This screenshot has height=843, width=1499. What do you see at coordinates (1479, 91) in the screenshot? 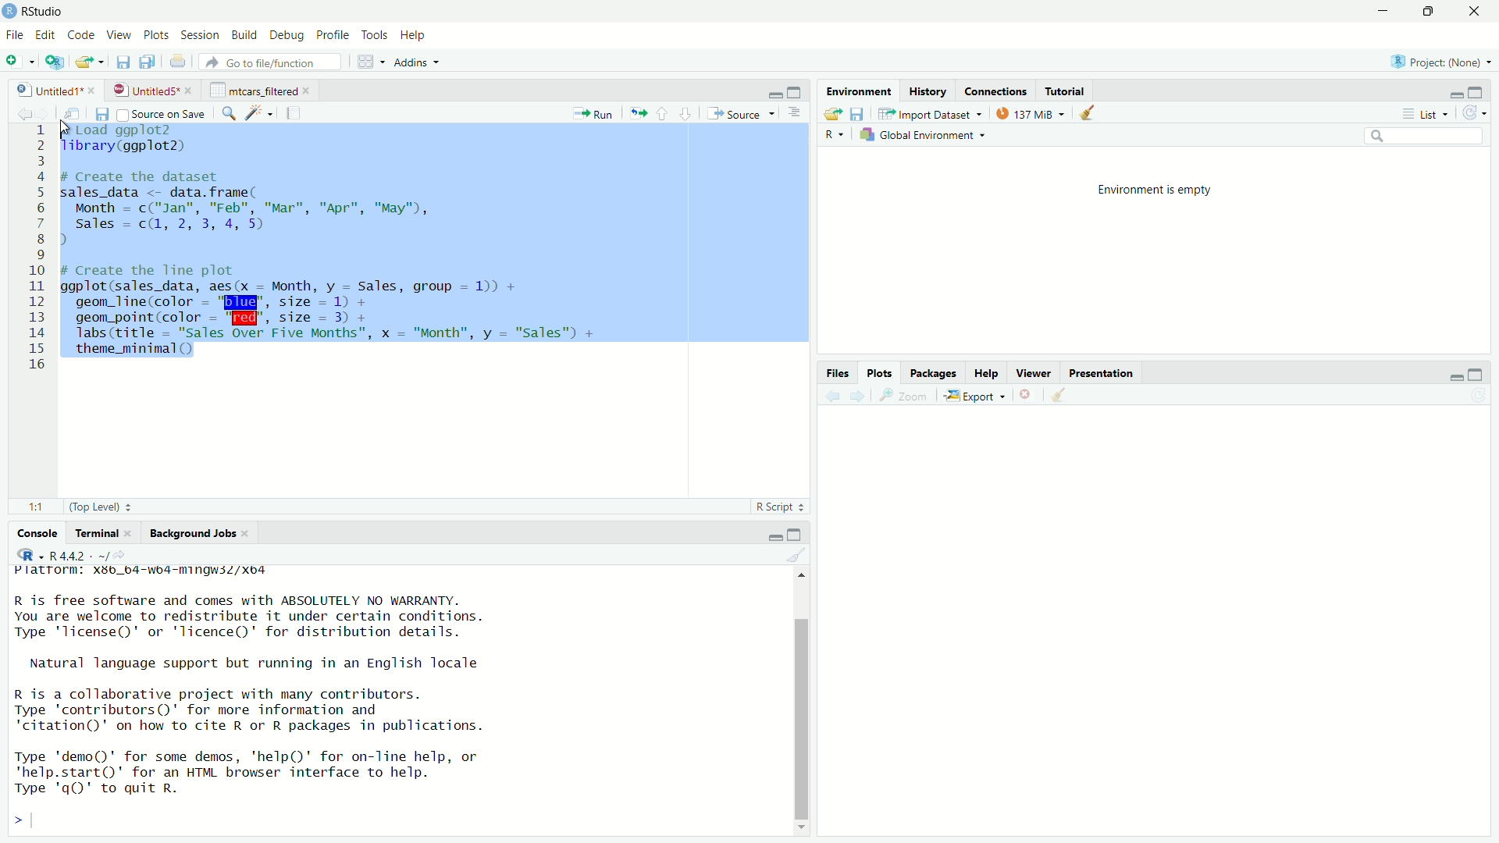
I see `maximize` at bounding box center [1479, 91].